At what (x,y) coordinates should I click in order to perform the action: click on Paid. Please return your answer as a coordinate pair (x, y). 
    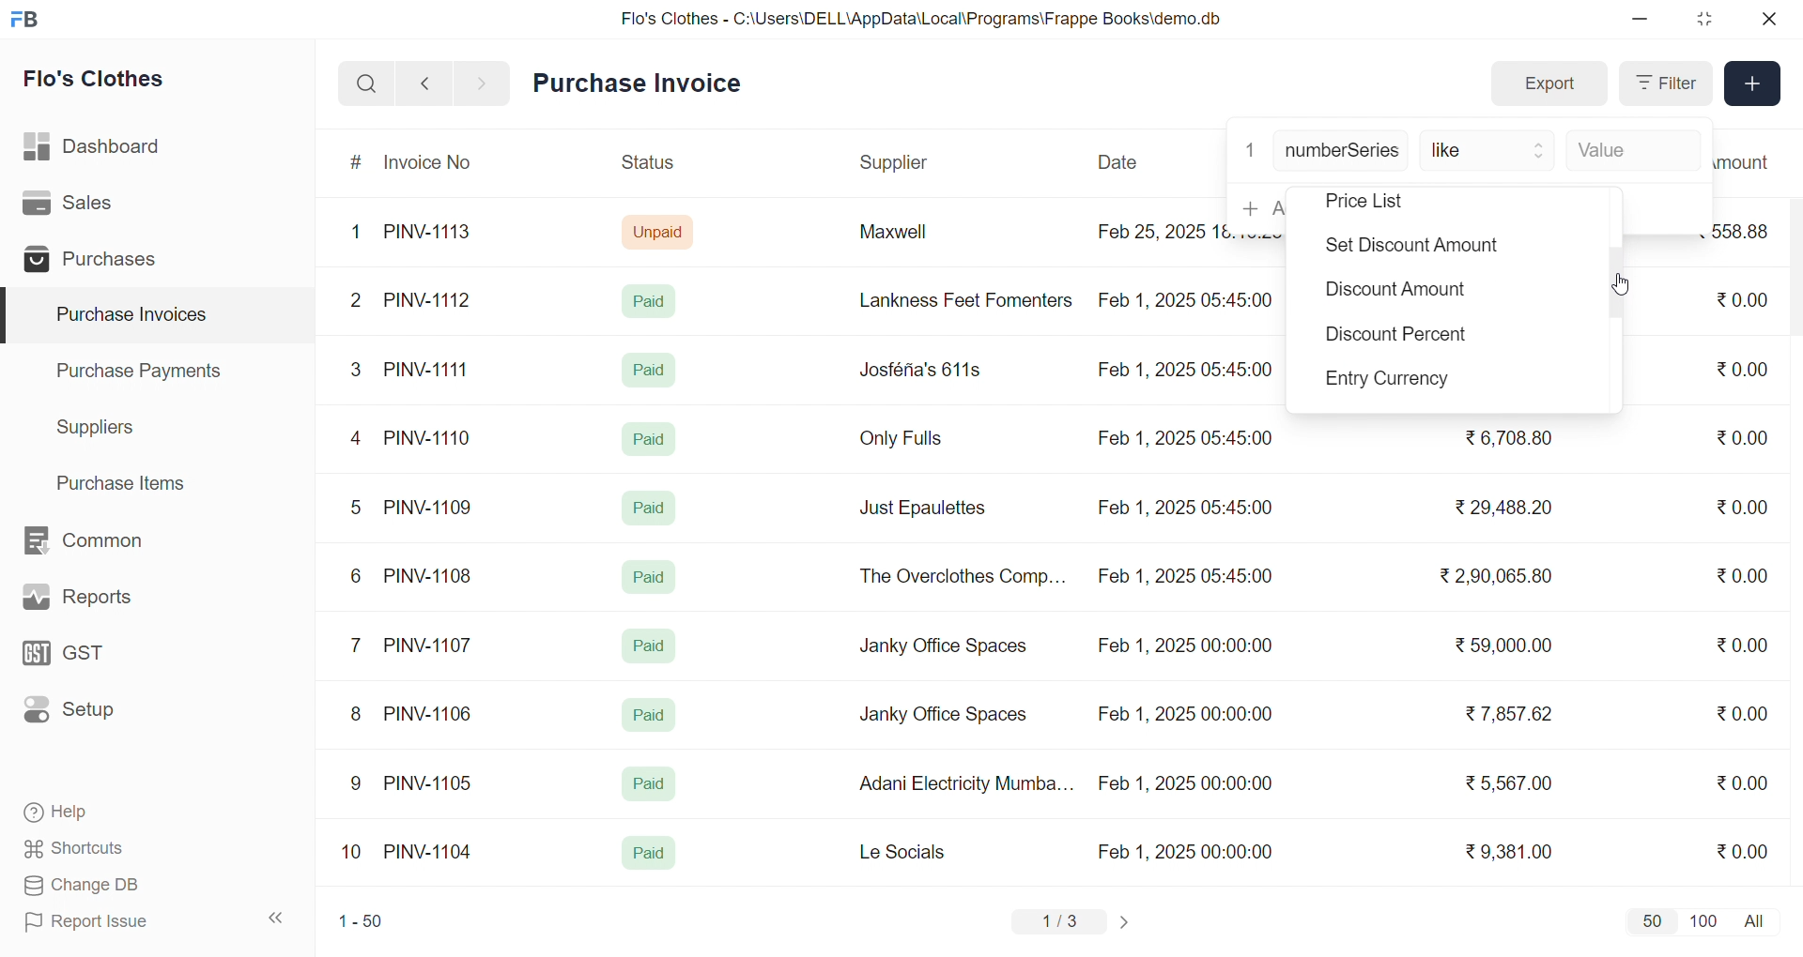
    Looking at the image, I should click on (650, 577).